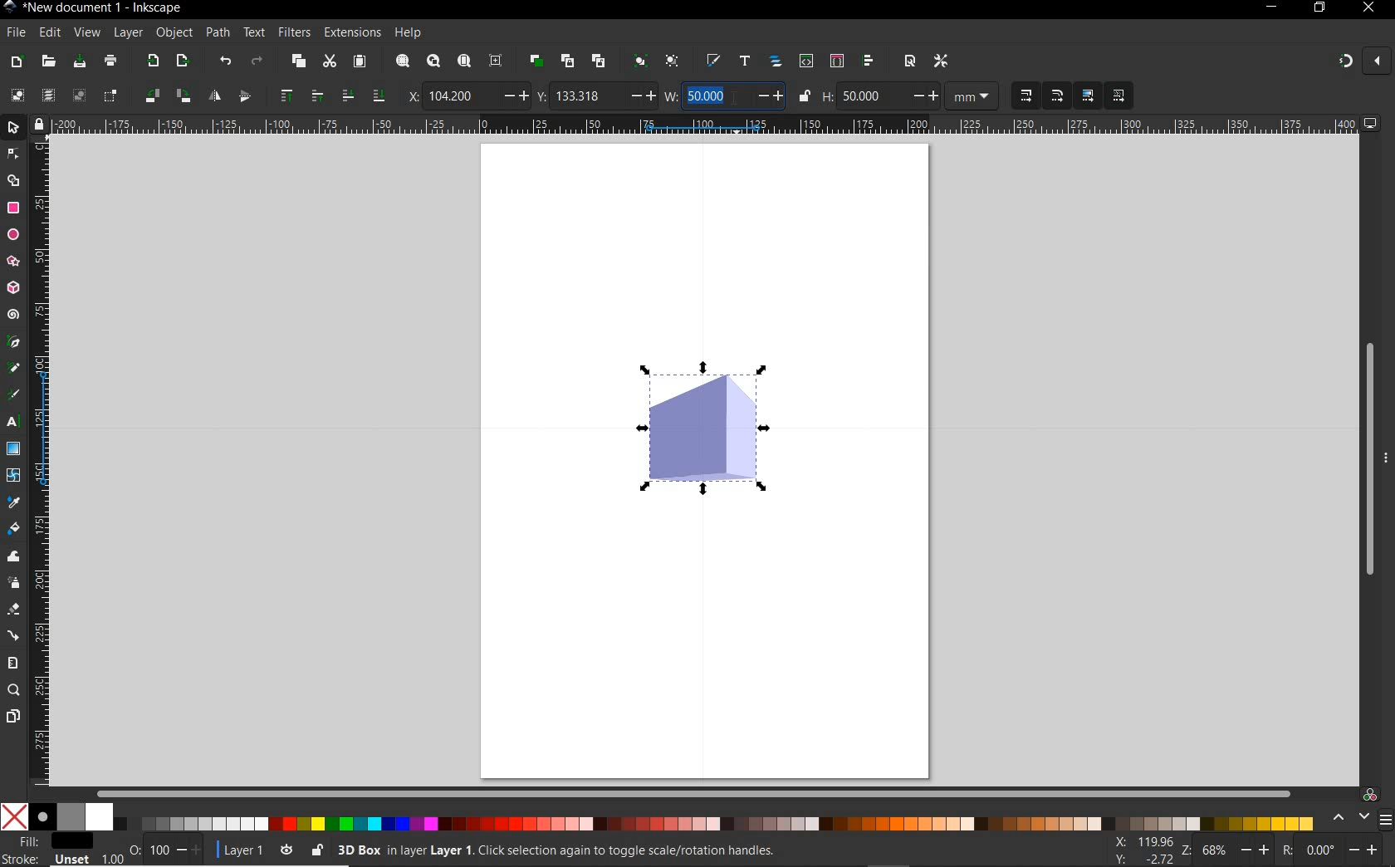 This screenshot has height=867, width=1395. What do you see at coordinates (213, 97) in the screenshot?
I see `object flip` at bounding box center [213, 97].